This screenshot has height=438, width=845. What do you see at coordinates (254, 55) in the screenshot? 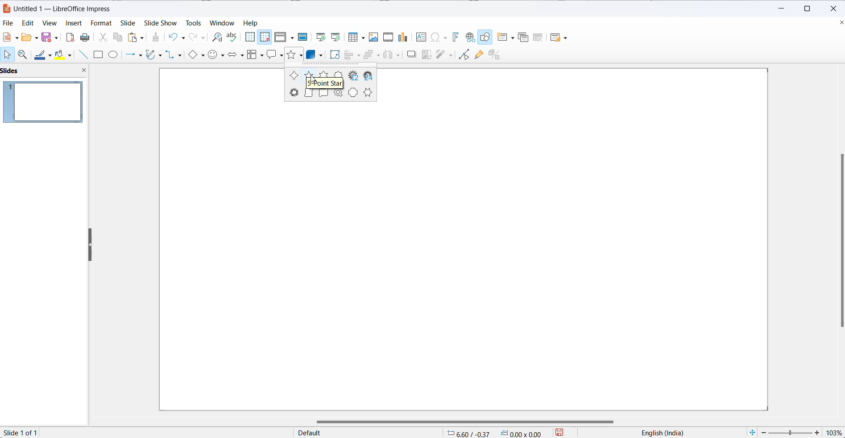
I see `flowchart` at bounding box center [254, 55].